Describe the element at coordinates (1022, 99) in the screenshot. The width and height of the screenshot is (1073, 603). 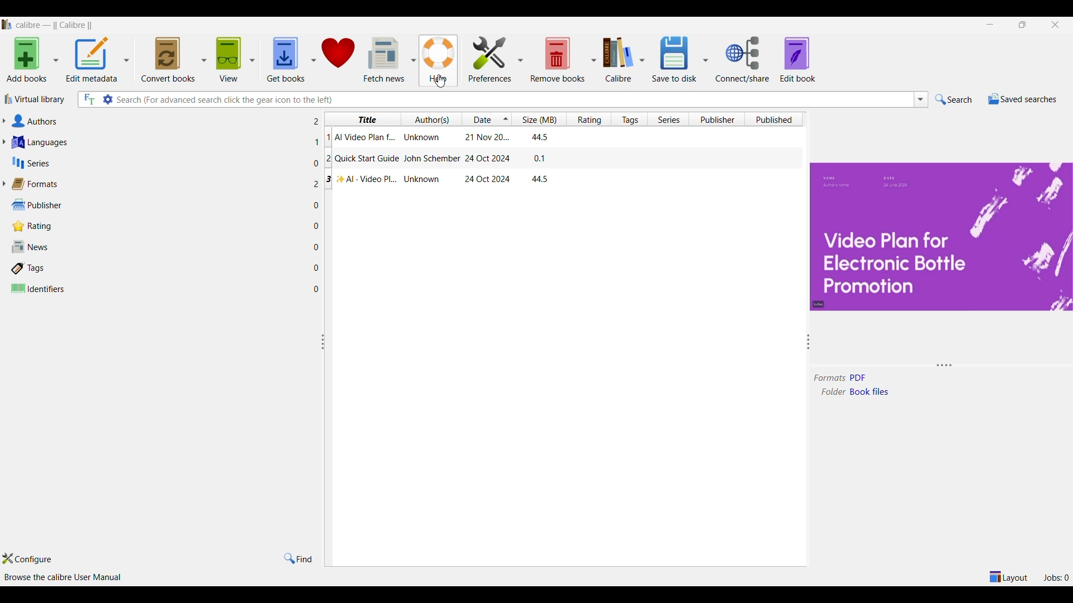
I see `Saved searches` at that location.